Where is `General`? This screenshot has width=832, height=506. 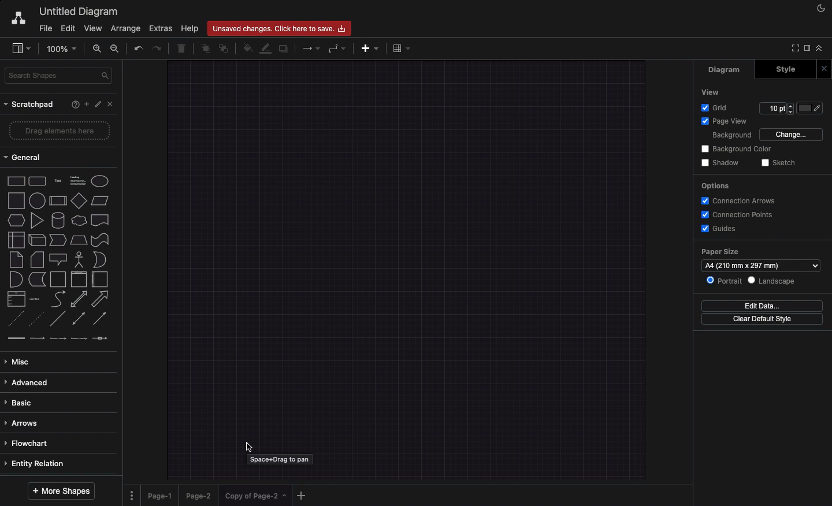
General is located at coordinates (24, 158).